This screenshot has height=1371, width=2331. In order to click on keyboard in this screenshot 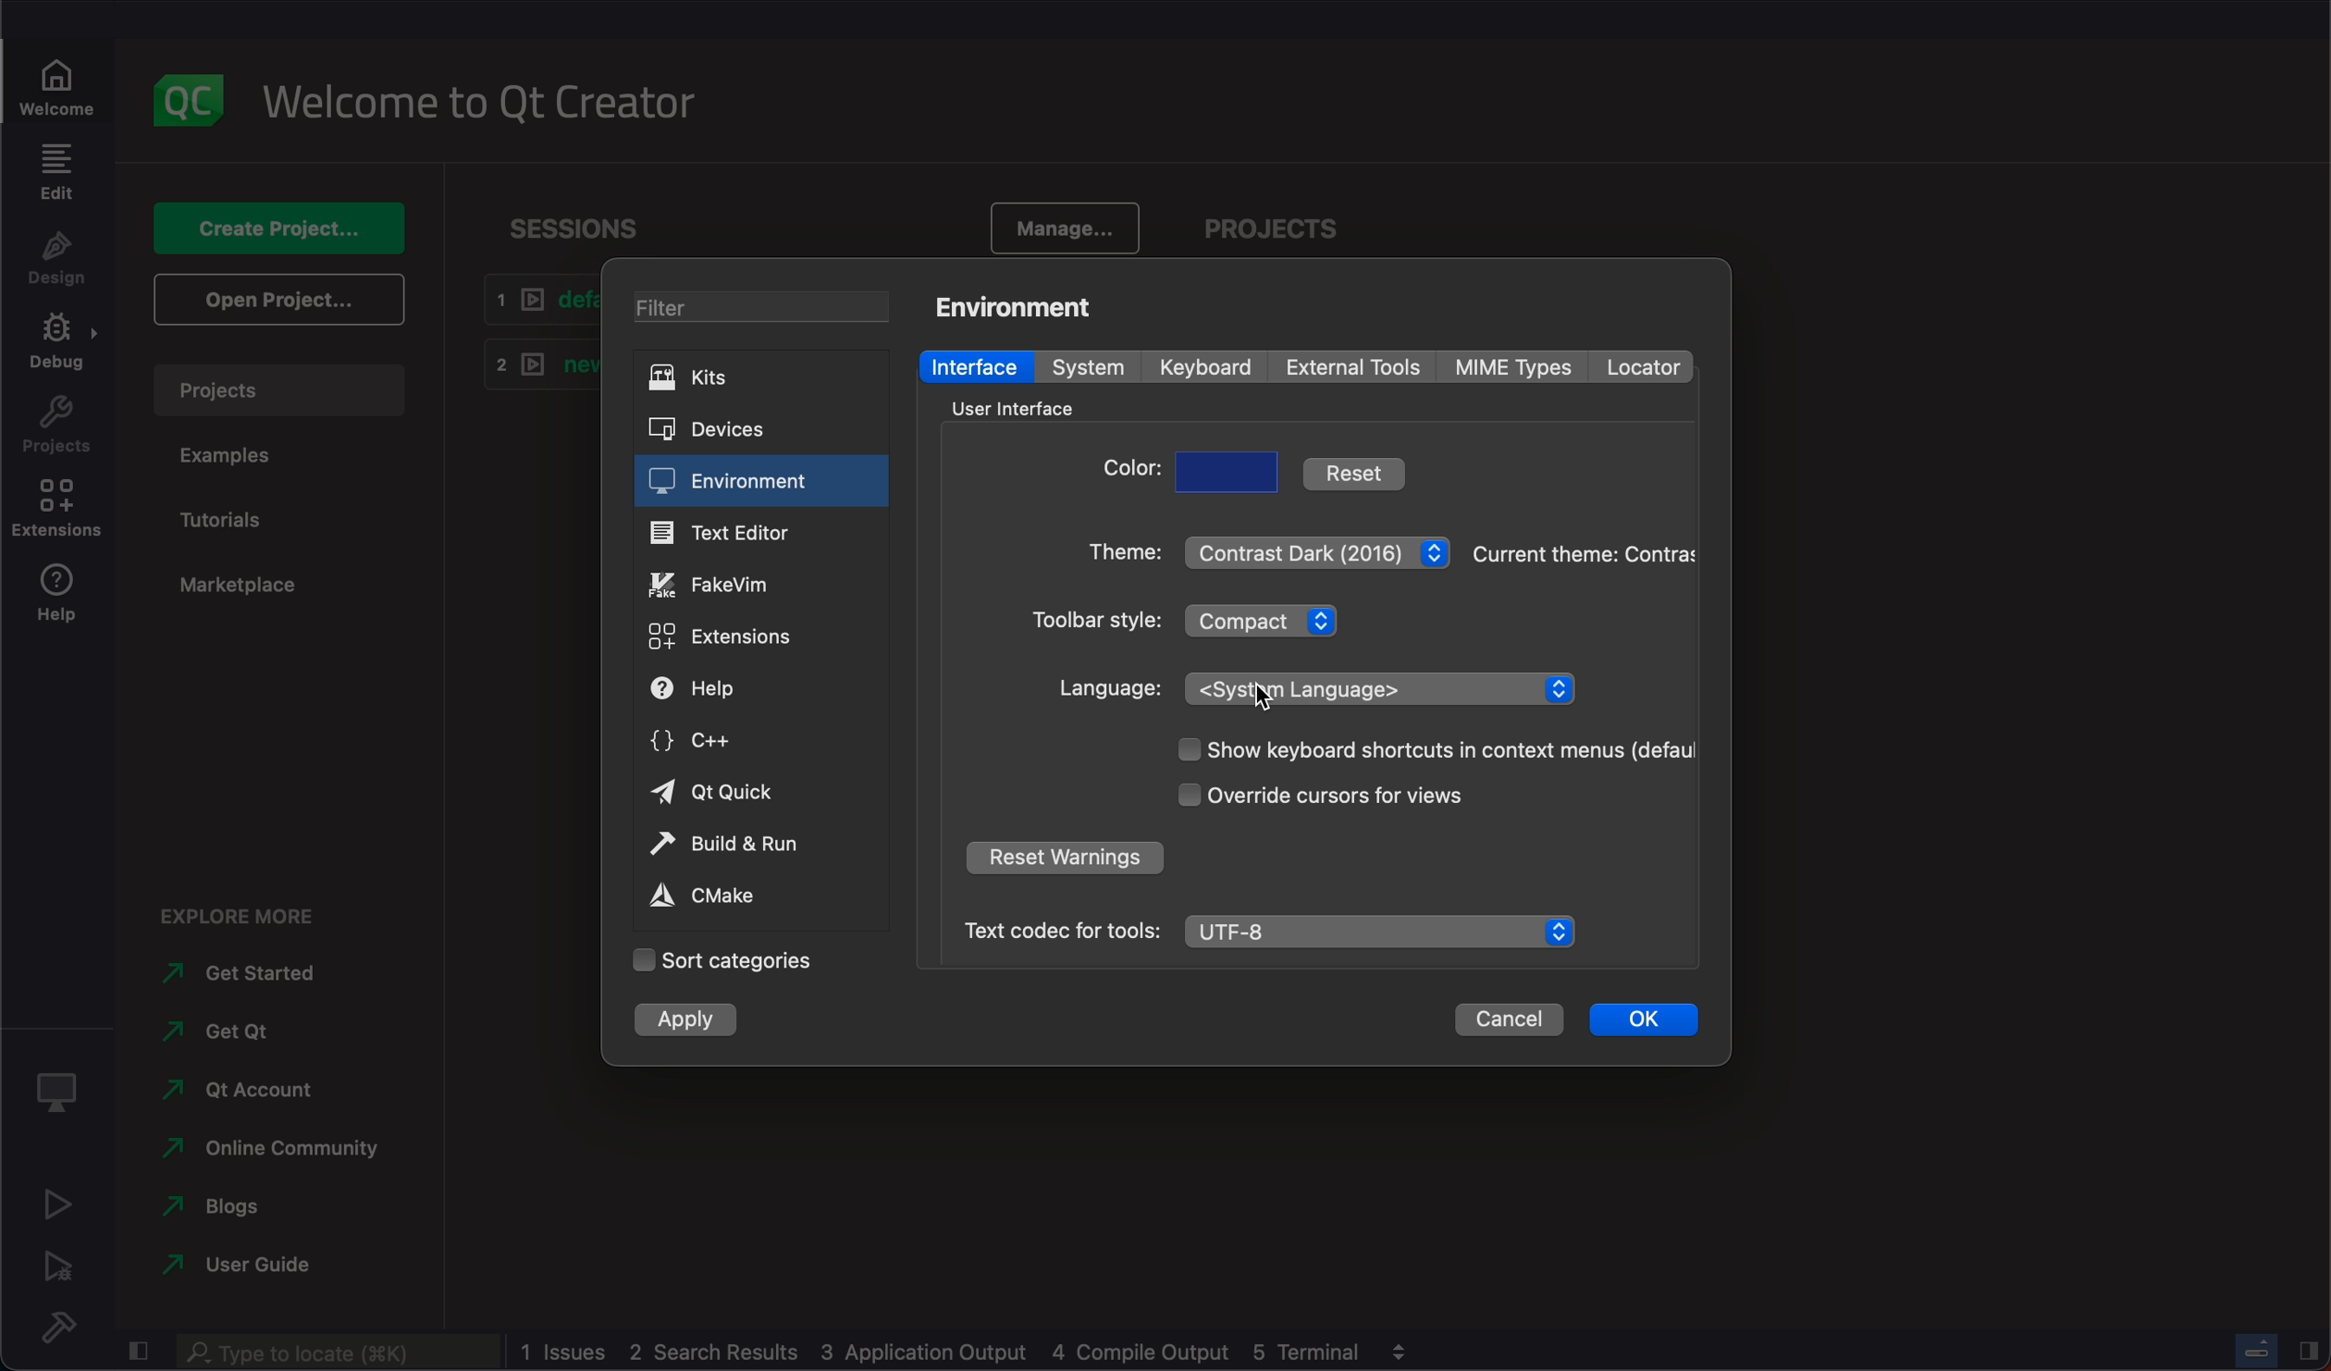, I will do `click(1211, 368)`.